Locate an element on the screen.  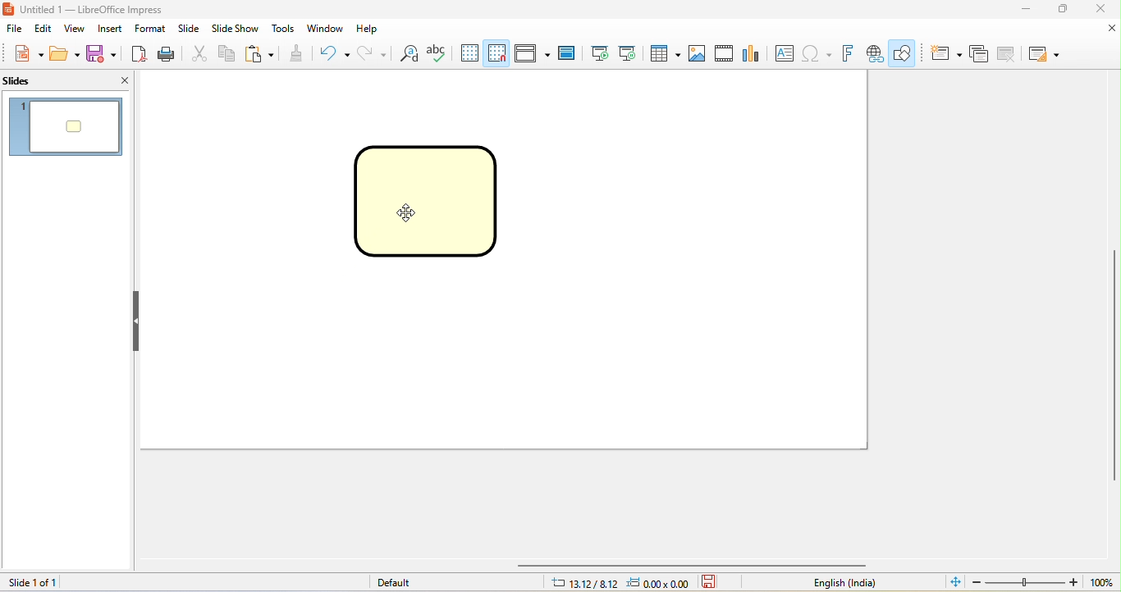
close is located at coordinates (1104, 9).